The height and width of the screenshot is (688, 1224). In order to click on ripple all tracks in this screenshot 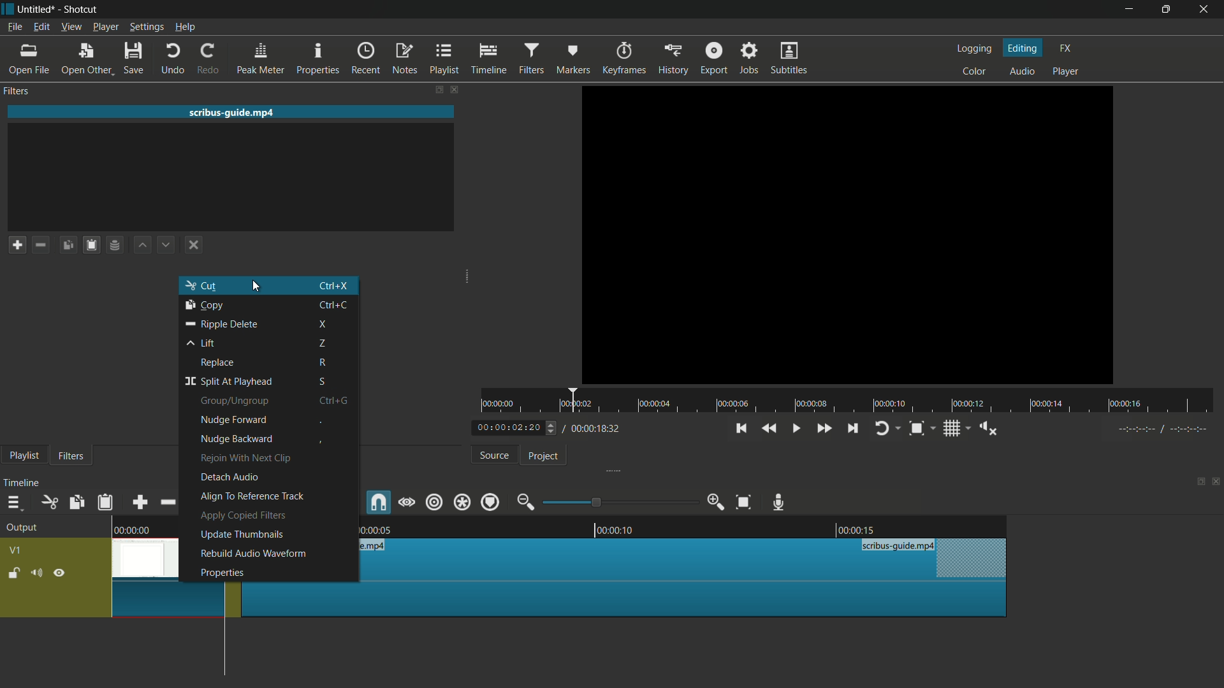, I will do `click(462, 502)`.